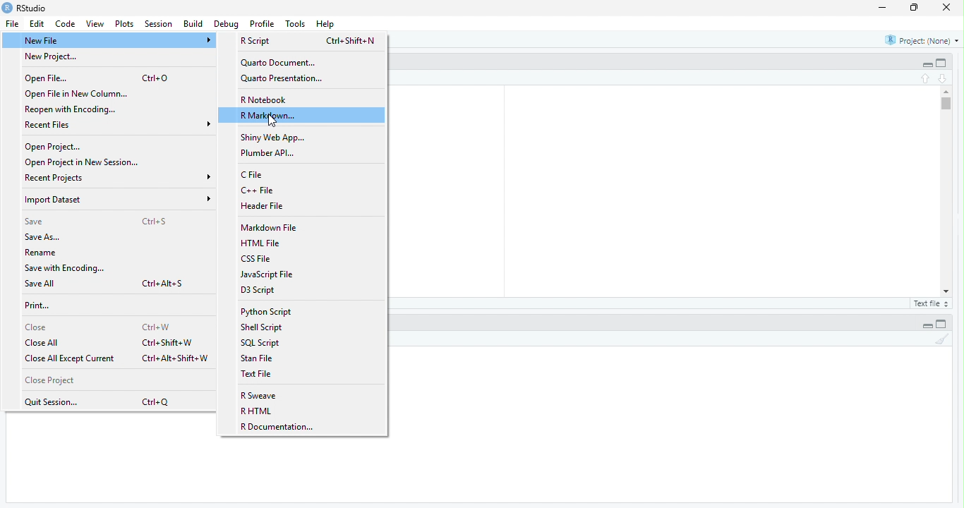 This screenshot has width=964, height=508. I want to click on cursor, so click(273, 121).